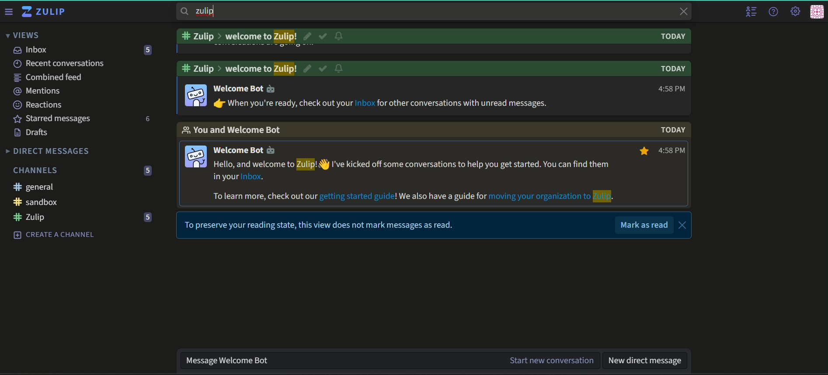 This screenshot has height=375, width=828. I want to click on Channels, so click(37, 170).